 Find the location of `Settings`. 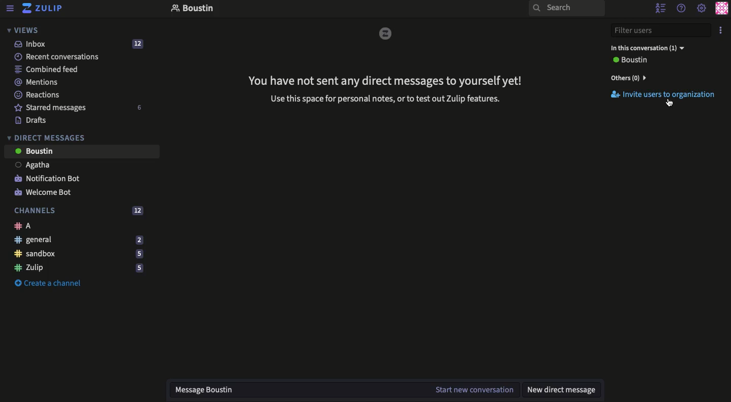

Settings is located at coordinates (702, 9).